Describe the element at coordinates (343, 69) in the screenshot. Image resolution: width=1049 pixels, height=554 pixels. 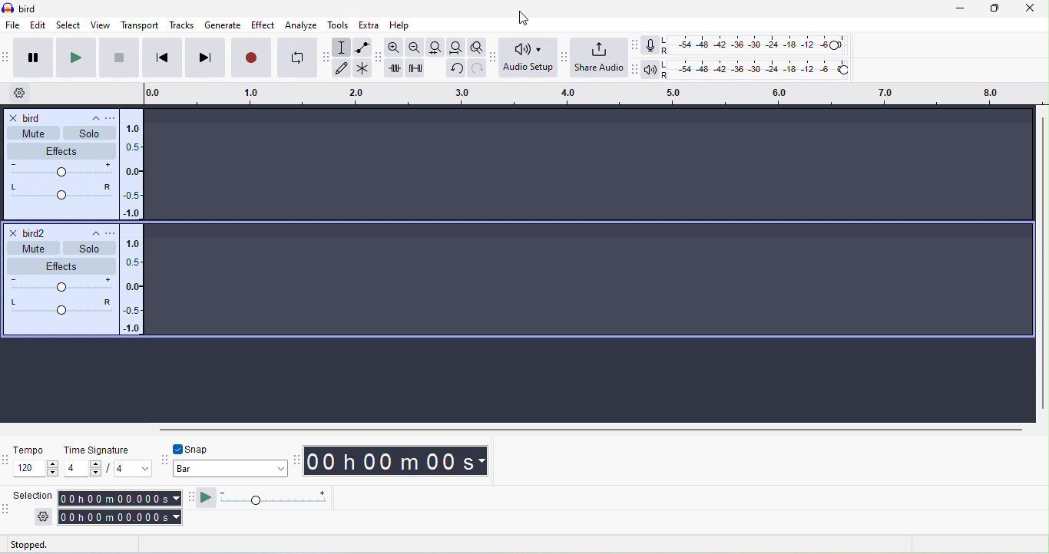
I see `draw tool` at that location.